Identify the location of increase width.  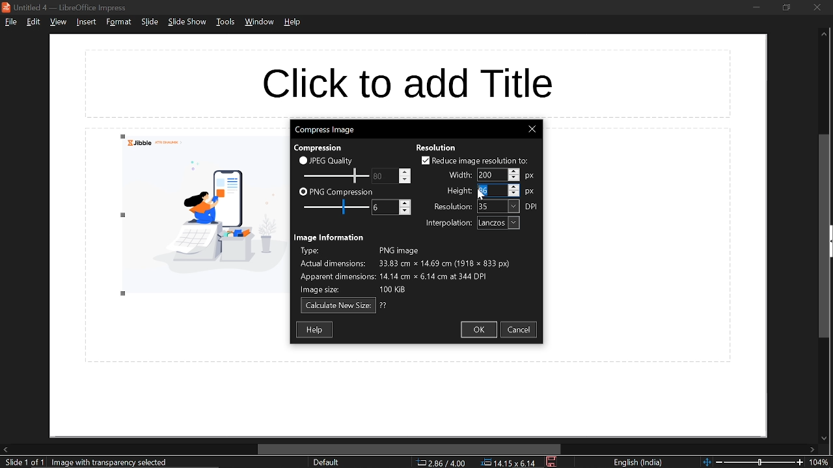
(513, 170).